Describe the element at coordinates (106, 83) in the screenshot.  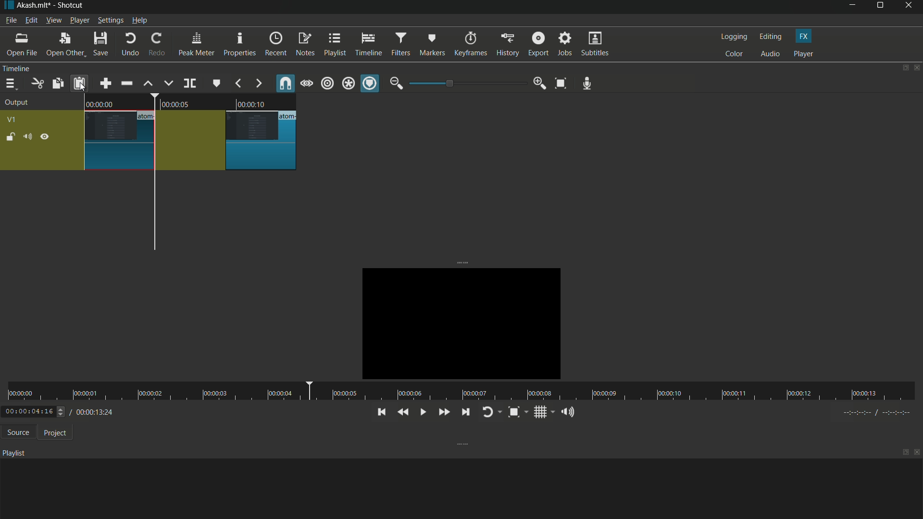
I see `append` at that location.